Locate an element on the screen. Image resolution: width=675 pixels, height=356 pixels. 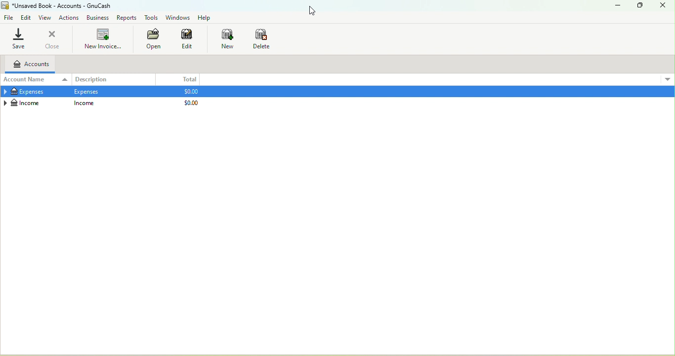
Total is located at coordinates (179, 79).